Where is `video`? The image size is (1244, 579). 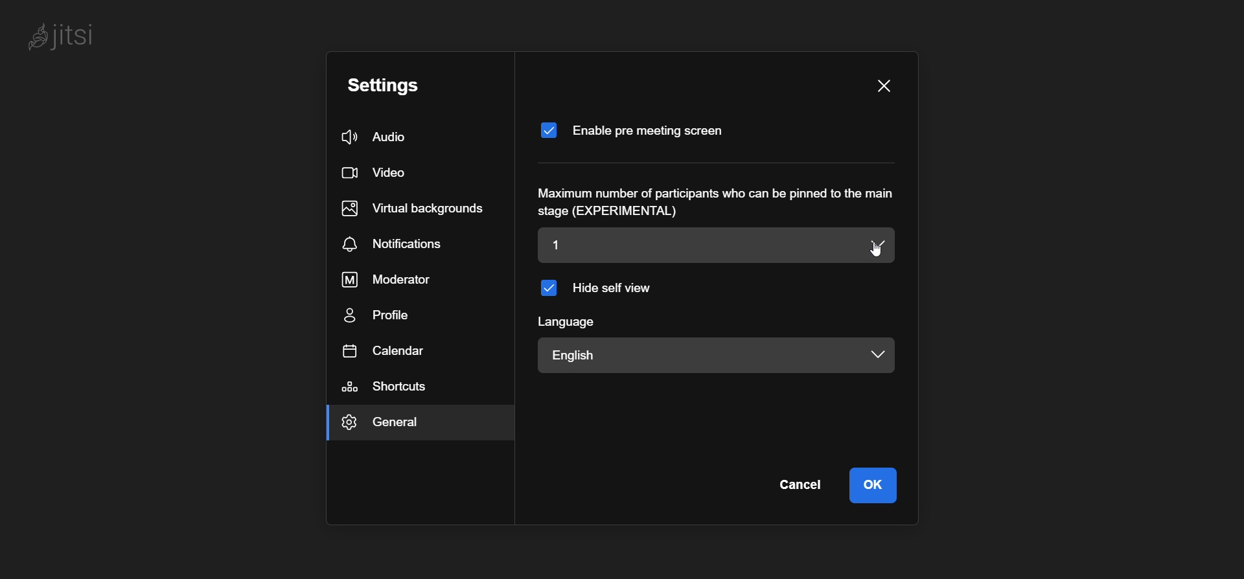
video is located at coordinates (373, 174).